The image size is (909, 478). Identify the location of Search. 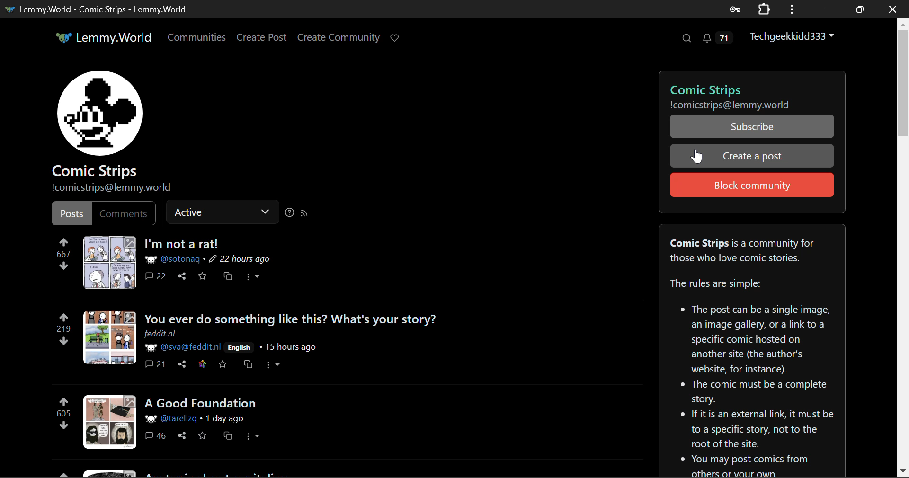
(686, 39).